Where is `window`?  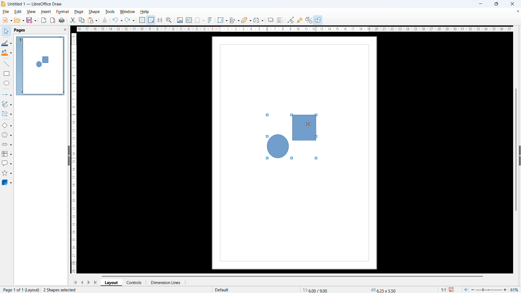 window is located at coordinates (128, 12).